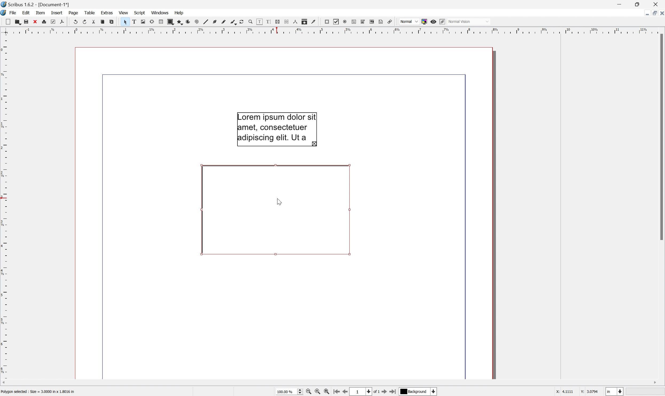 The image size is (665, 396). What do you see at coordinates (244, 22) in the screenshot?
I see `Rotate item` at bounding box center [244, 22].